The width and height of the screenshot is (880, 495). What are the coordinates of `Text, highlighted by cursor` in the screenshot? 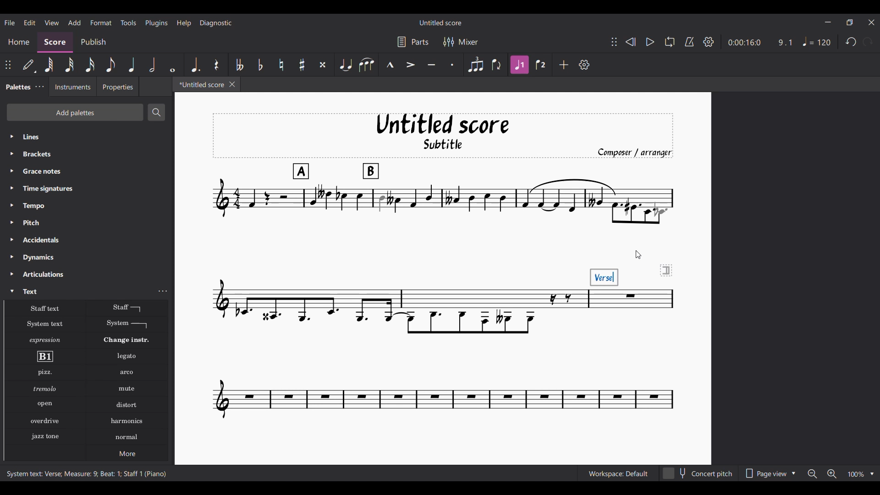 It's located at (78, 291).